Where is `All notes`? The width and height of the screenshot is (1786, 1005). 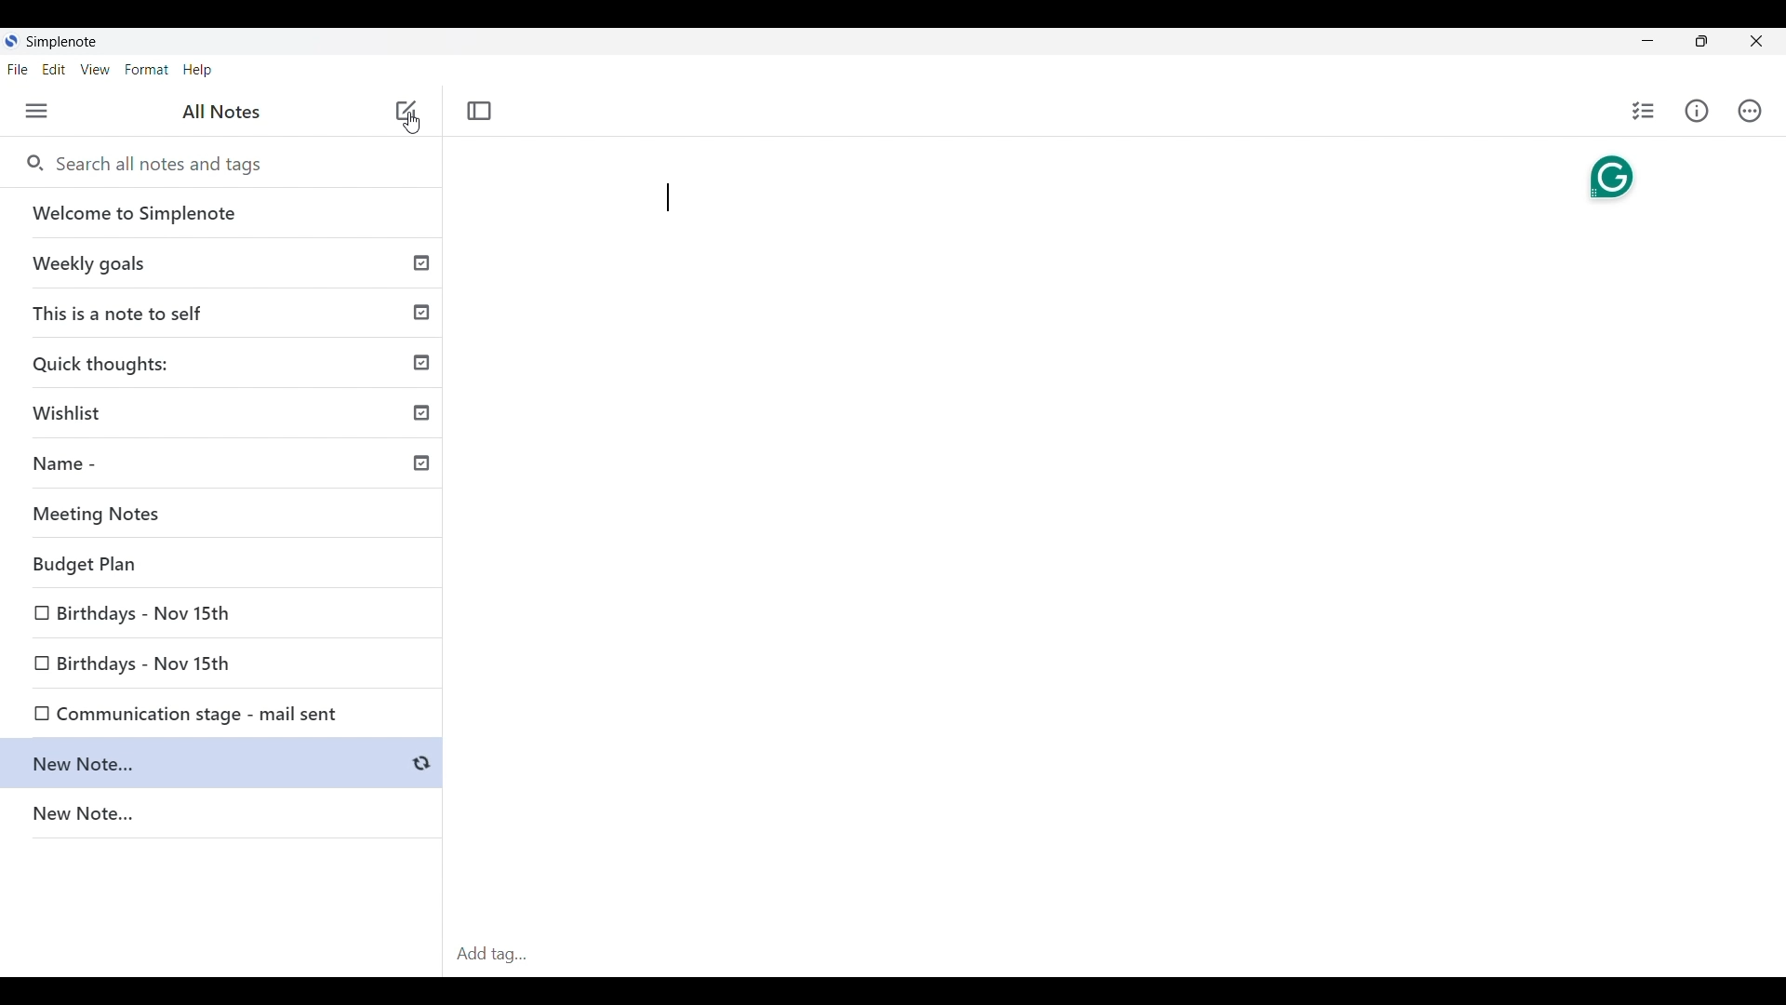
All notes is located at coordinates (221, 111).